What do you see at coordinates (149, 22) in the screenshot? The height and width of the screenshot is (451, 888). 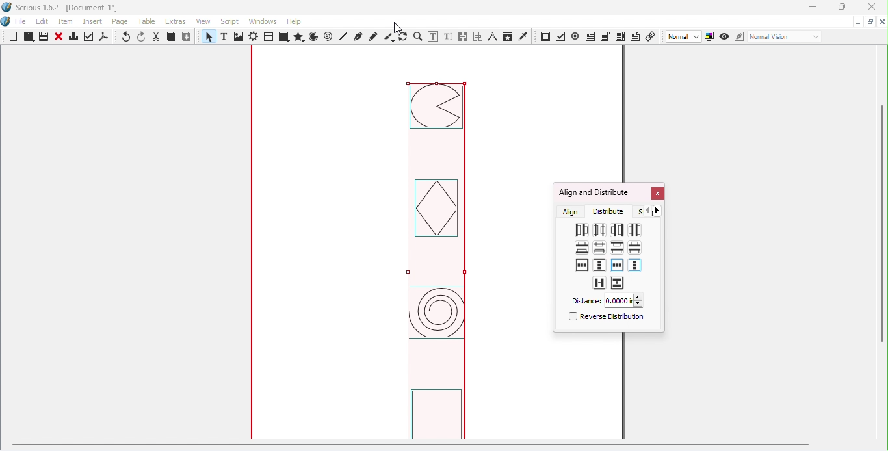 I see `Table` at bounding box center [149, 22].